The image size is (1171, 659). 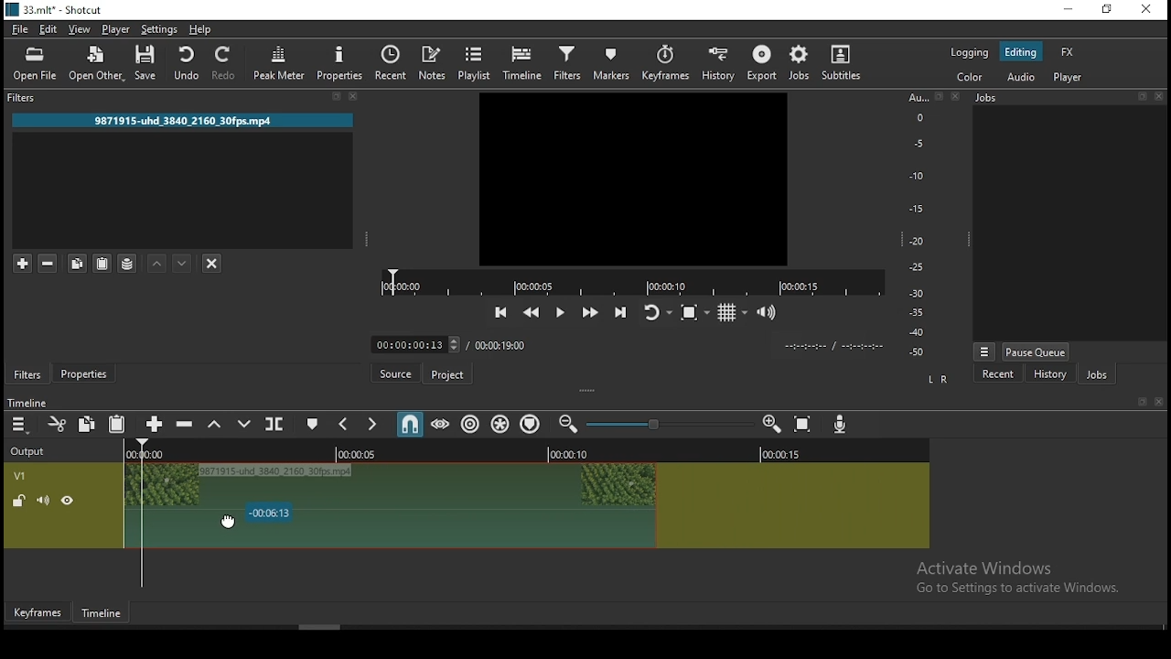 I want to click on create/edit marker, so click(x=314, y=425).